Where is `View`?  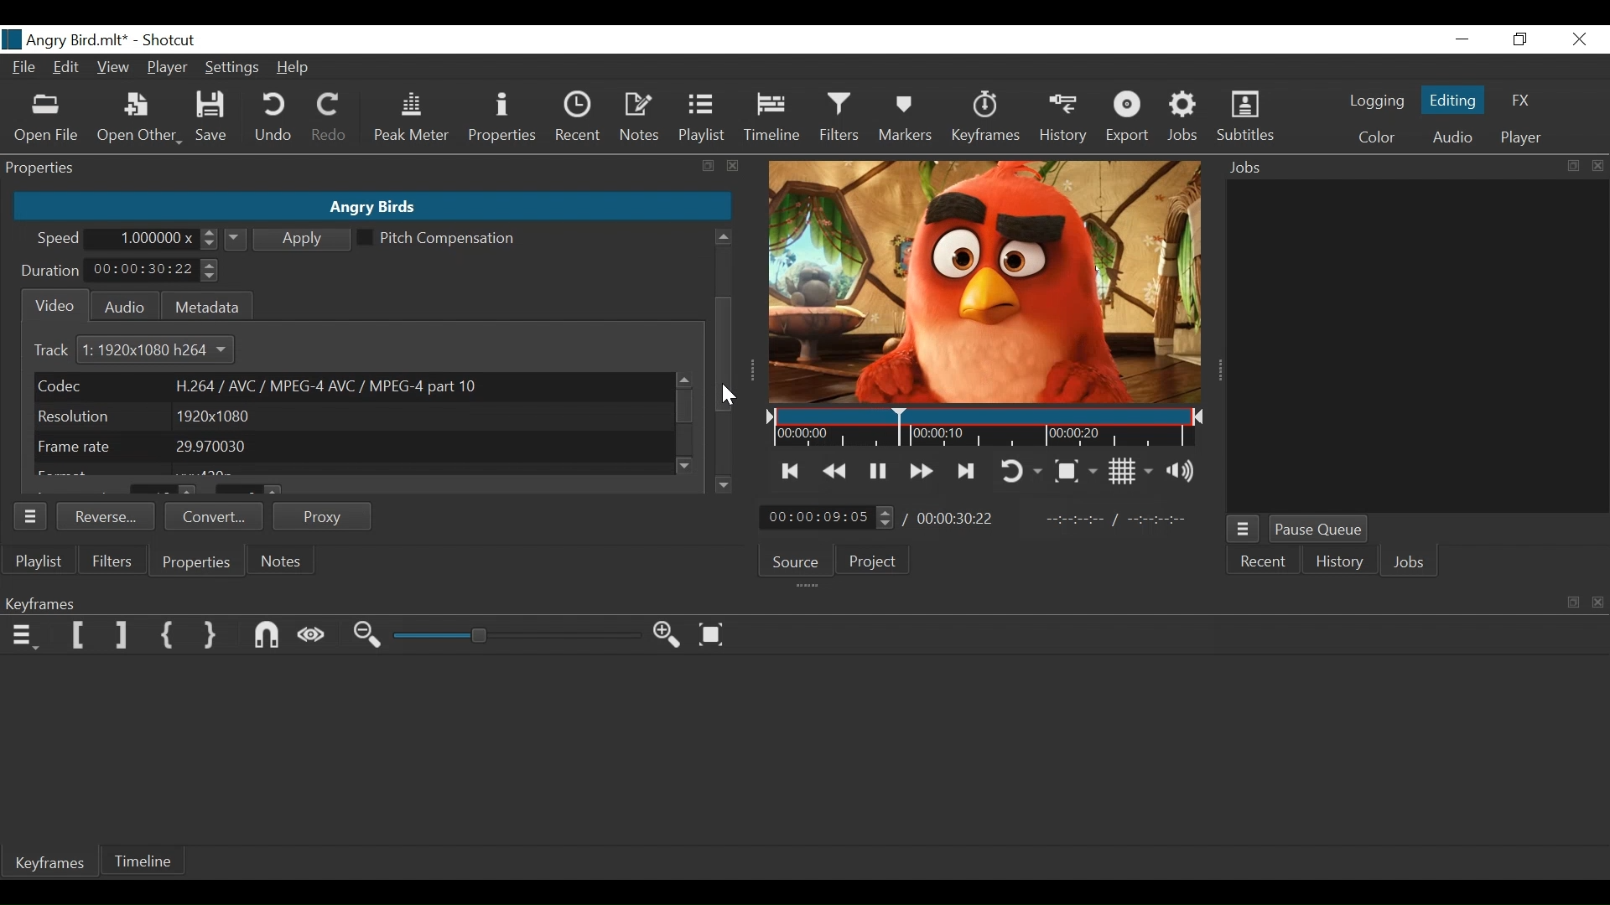
View is located at coordinates (112, 66).